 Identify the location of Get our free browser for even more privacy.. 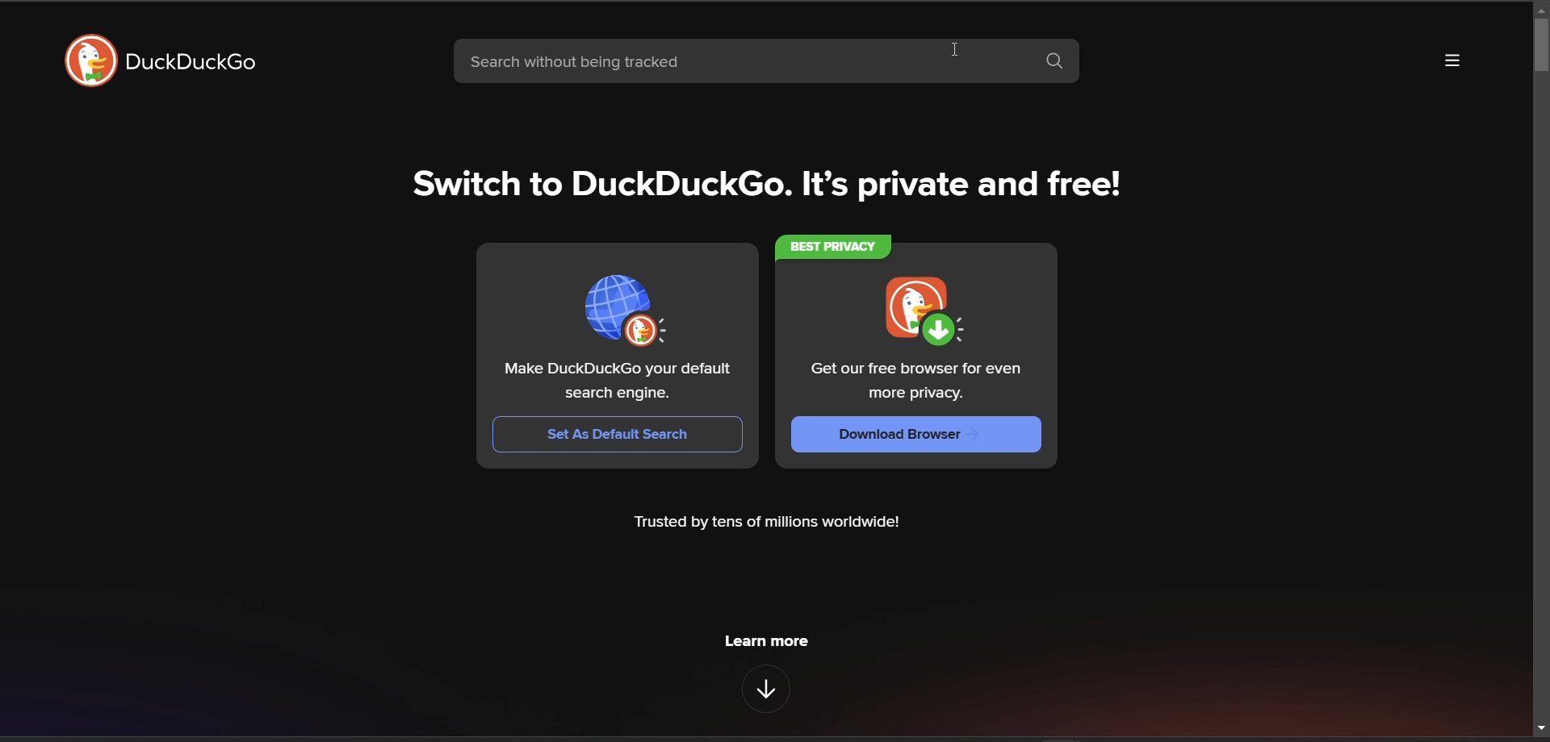
(918, 381).